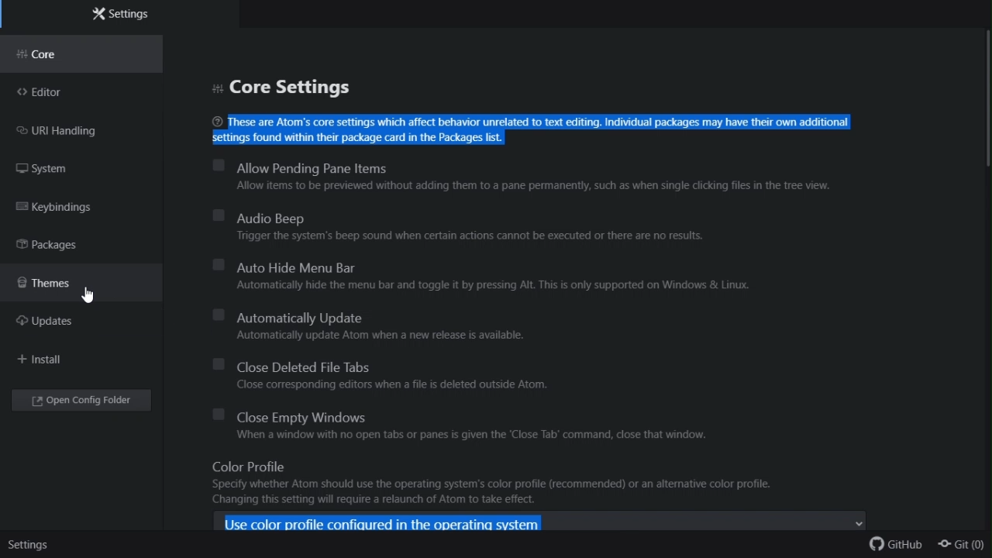 The image size is (992, 558). Describe the element at coordinates (285, 87) in the screenshot. I see `Core setting` at that location.